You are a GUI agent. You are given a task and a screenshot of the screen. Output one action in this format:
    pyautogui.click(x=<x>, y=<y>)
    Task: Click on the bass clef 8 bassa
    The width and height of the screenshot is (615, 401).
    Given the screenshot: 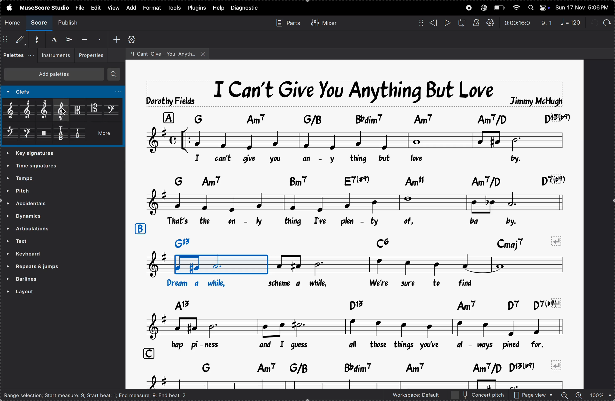 What is the action you would take?
    pyautogui.click(x=27, y=135)
    